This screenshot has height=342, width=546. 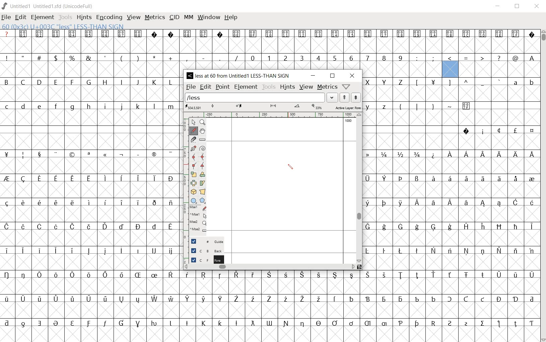 What do you see at coordinates (7, 17) in the screenshot?
I see `file` at bounding box center [7, 17].